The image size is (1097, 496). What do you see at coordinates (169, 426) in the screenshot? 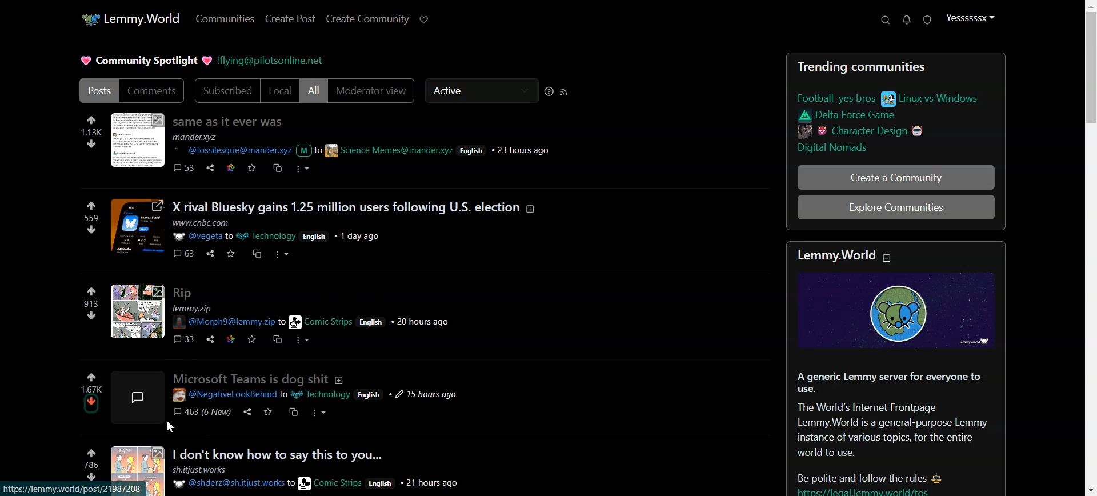
I see `Cursor` at bounding box center [169, 426].